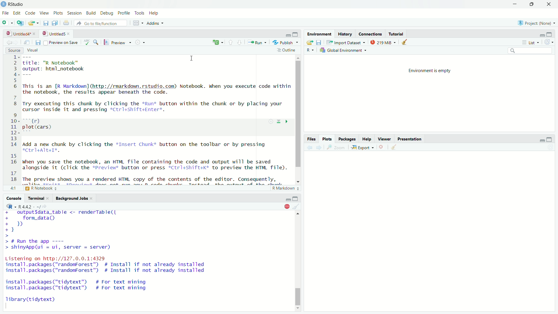 This screenshot has height=314, width=558. What do you see at coordinates (548, 42) in the screenshot?
I see `refresh the list of objects` at bounding box center [548, 42].